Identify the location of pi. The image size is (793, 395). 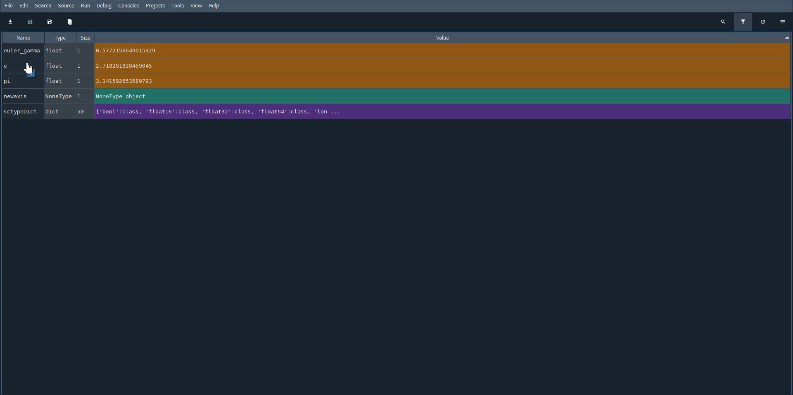
(396, 82).